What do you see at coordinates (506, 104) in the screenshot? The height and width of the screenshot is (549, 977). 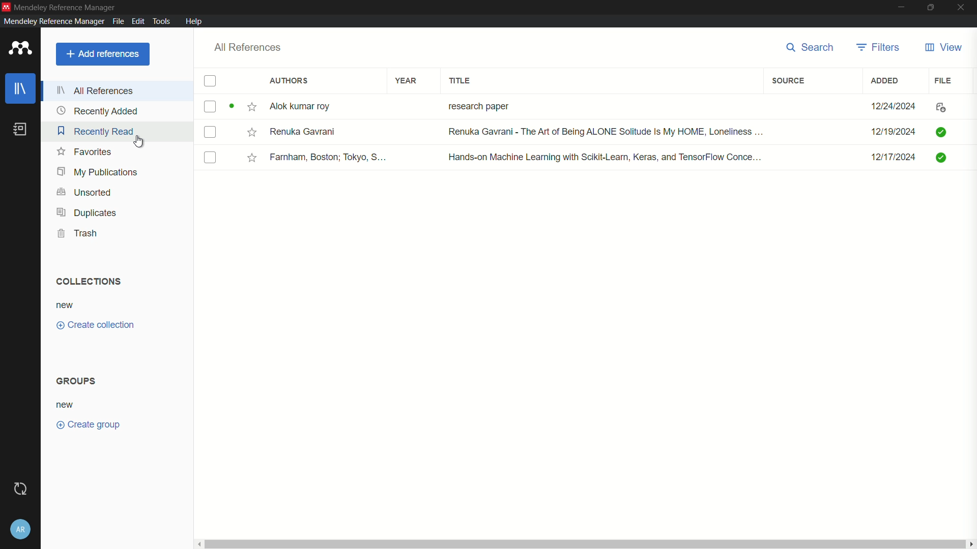 I see `research paper` at bounding box center [506, 104].